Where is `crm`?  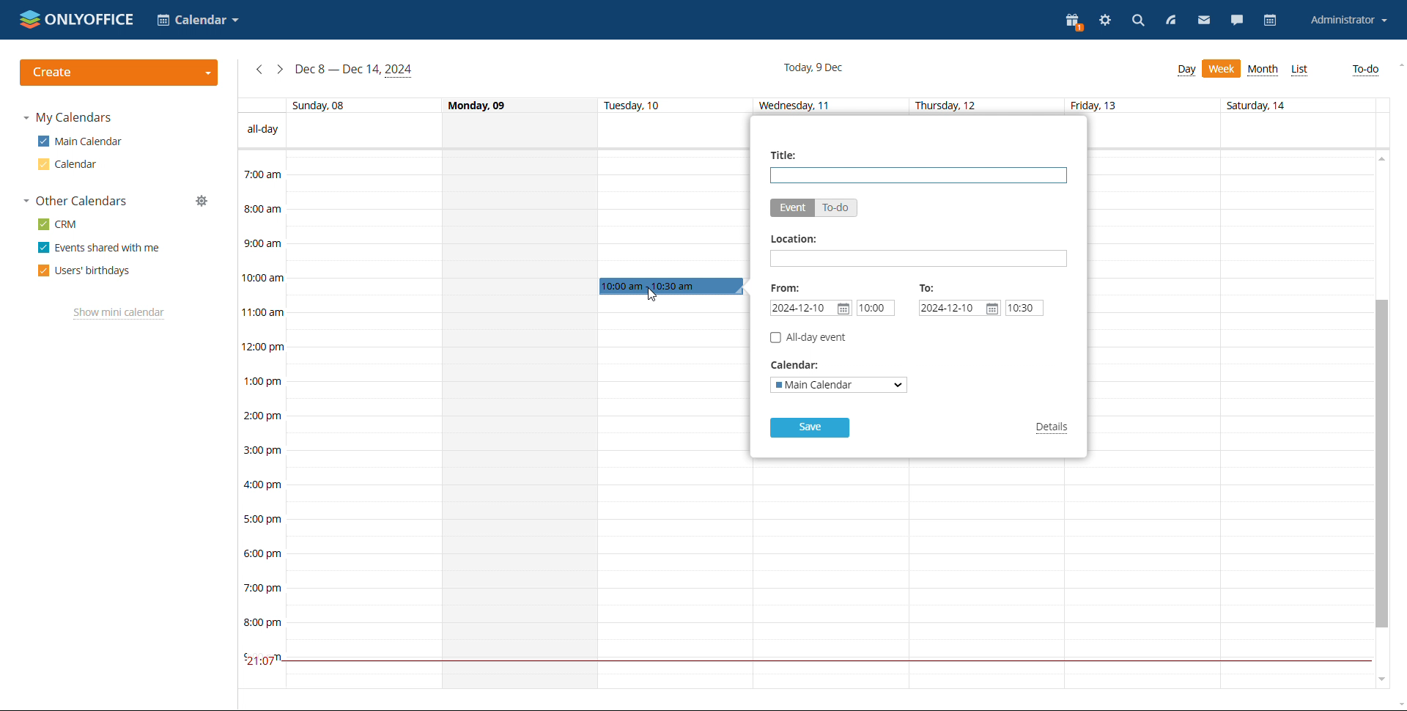 crm is located at coordinates (59, 224).